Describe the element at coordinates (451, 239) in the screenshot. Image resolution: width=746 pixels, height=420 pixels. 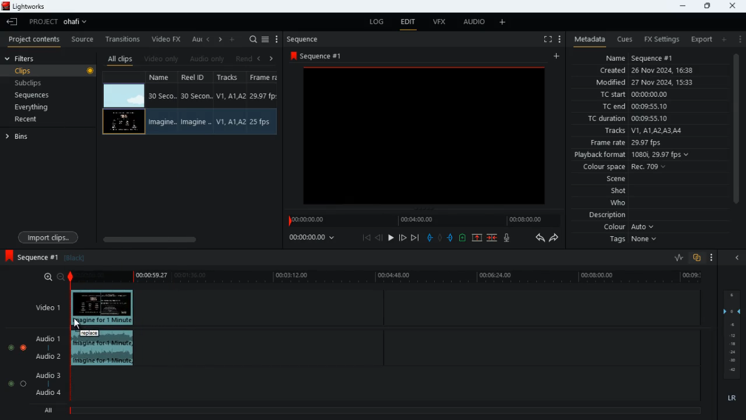
I see `push` at that location.